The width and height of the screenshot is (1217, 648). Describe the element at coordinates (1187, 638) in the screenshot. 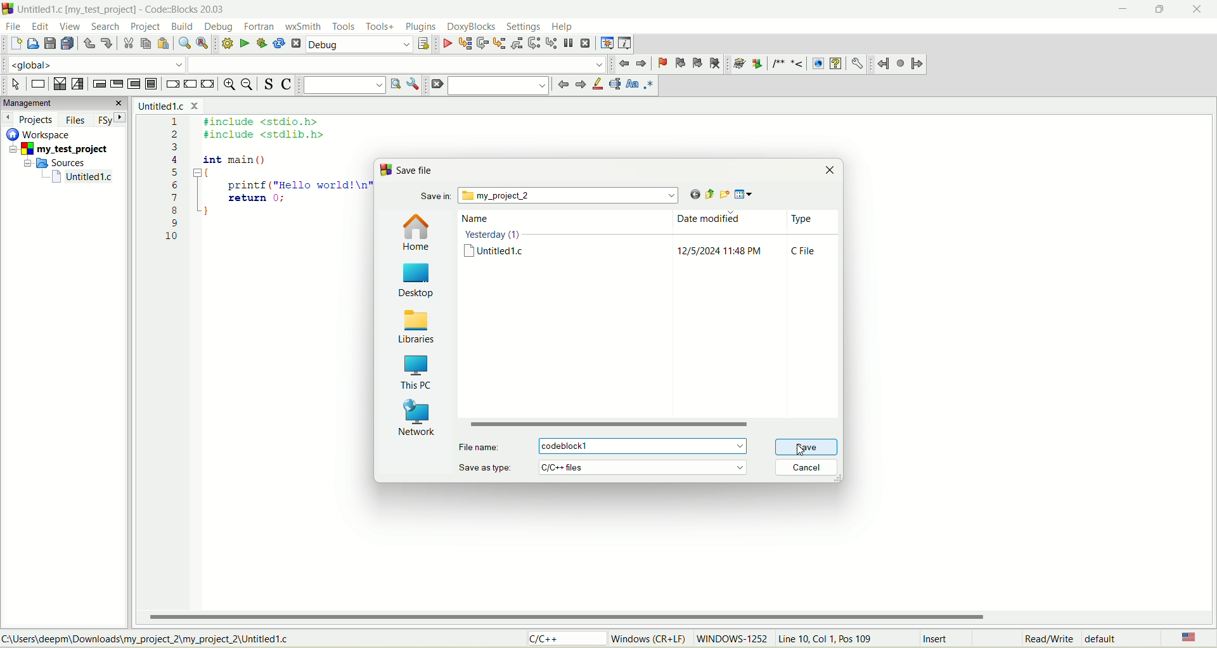

I see `language` at that location.